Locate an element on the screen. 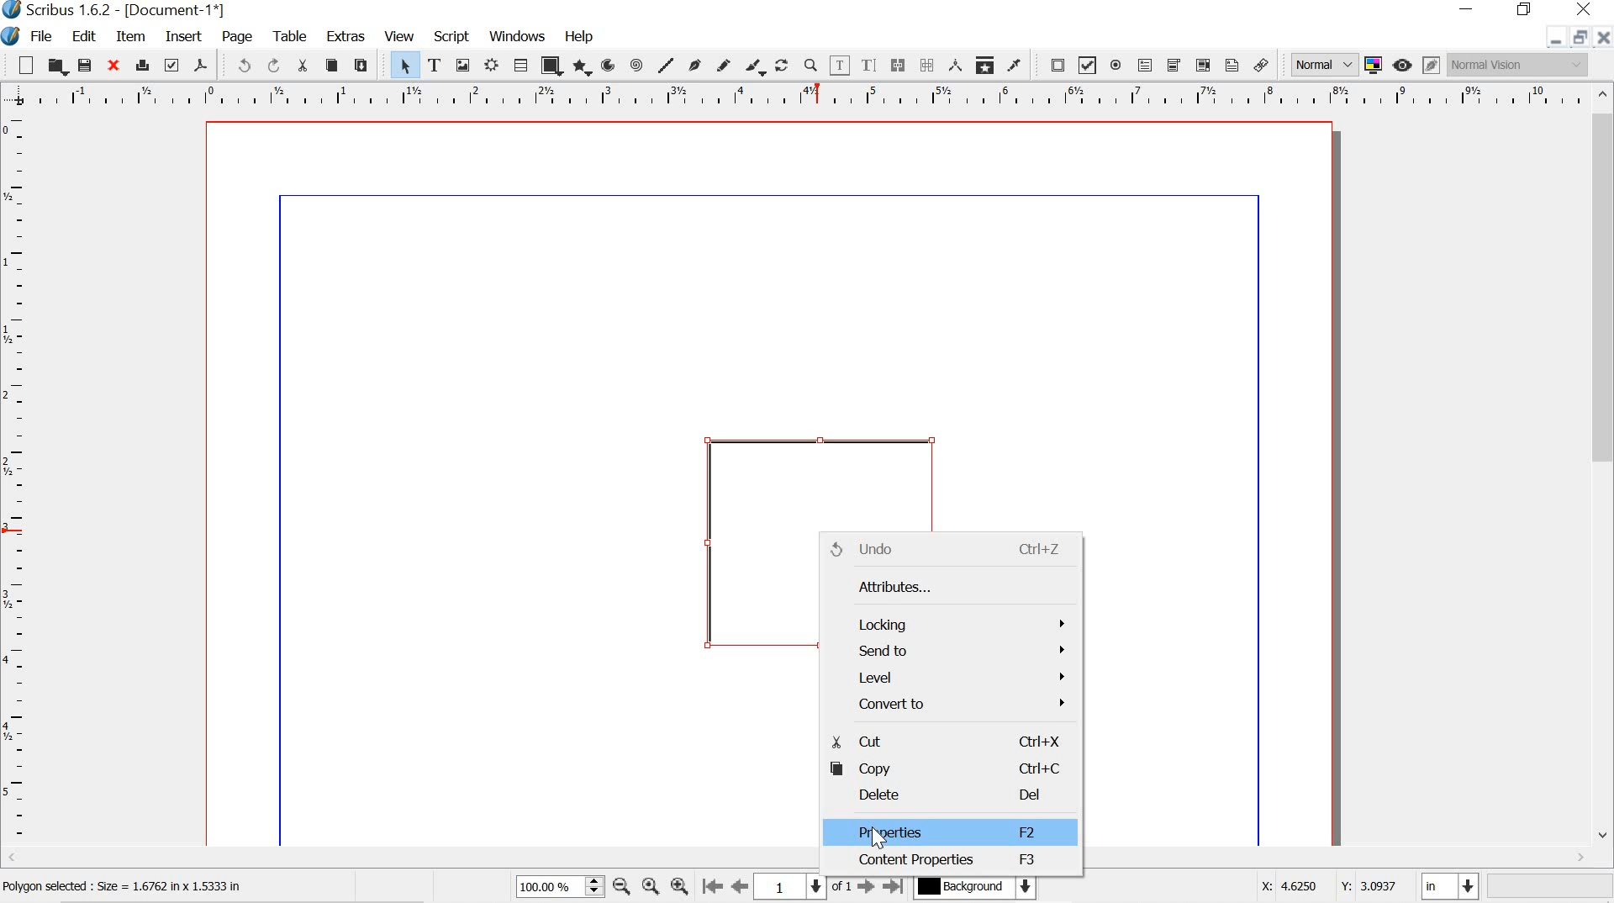 Image resolution: width=1614 pixels, height=903 pixels. go to the first page is located at coordinates (713, 888).